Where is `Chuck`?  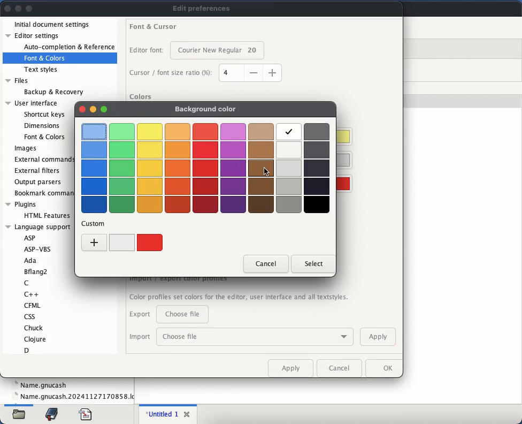 Chuck is located at coordinates (33, 327).